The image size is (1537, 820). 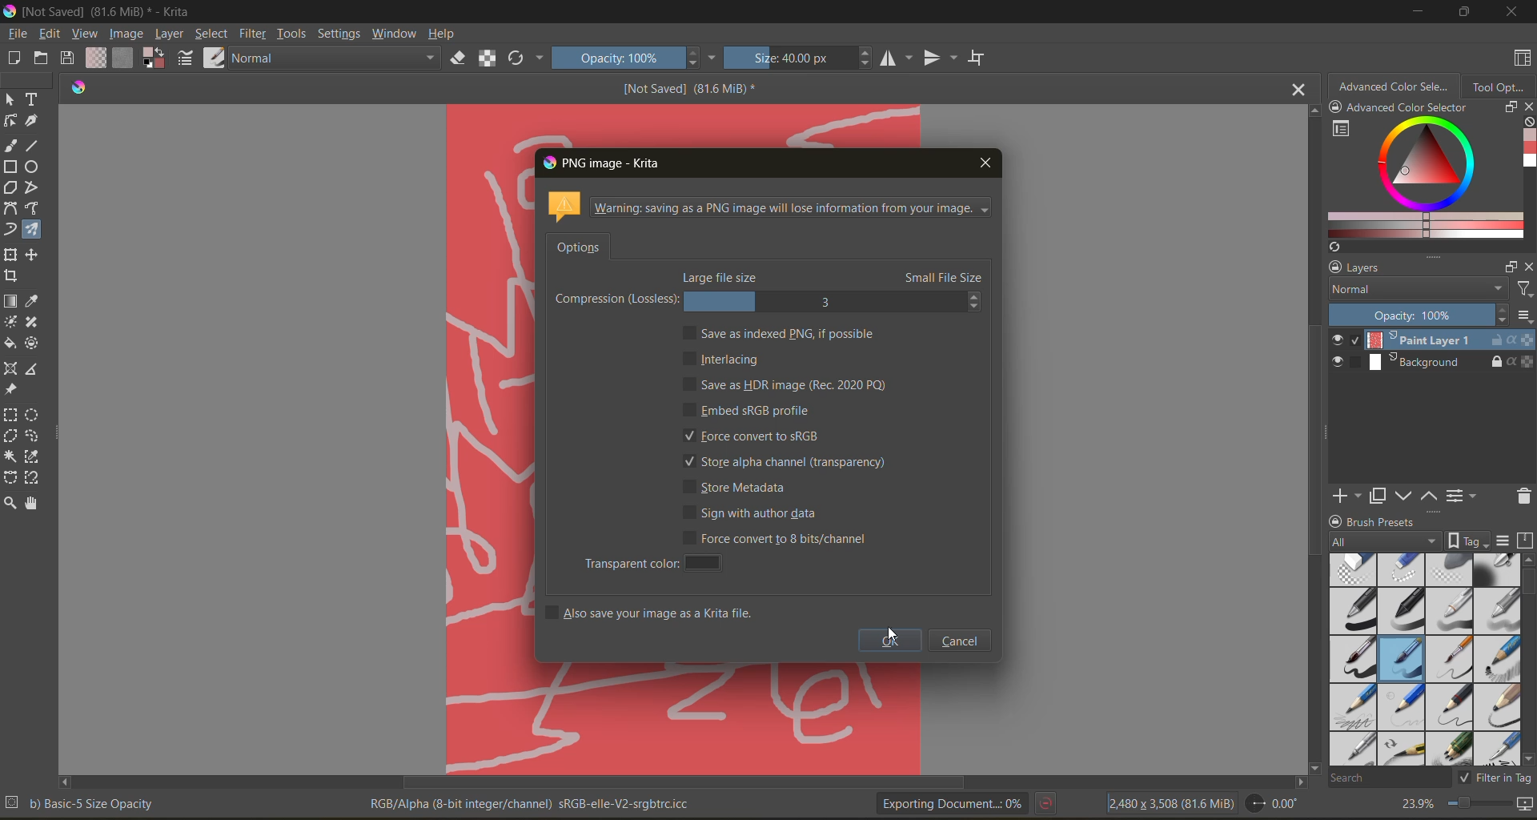 What do you see at coordinates (1523, 499) in the screenshot?
I see `delete mask` at bounding box center [1523, 499].